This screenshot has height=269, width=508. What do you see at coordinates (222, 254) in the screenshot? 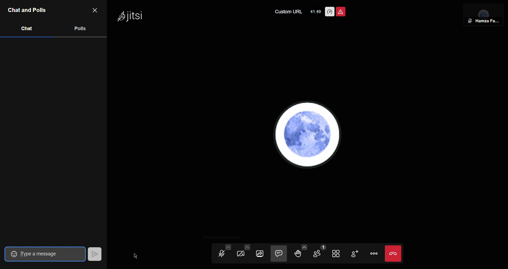
I see `Audio` at bounding box center [222, 254].